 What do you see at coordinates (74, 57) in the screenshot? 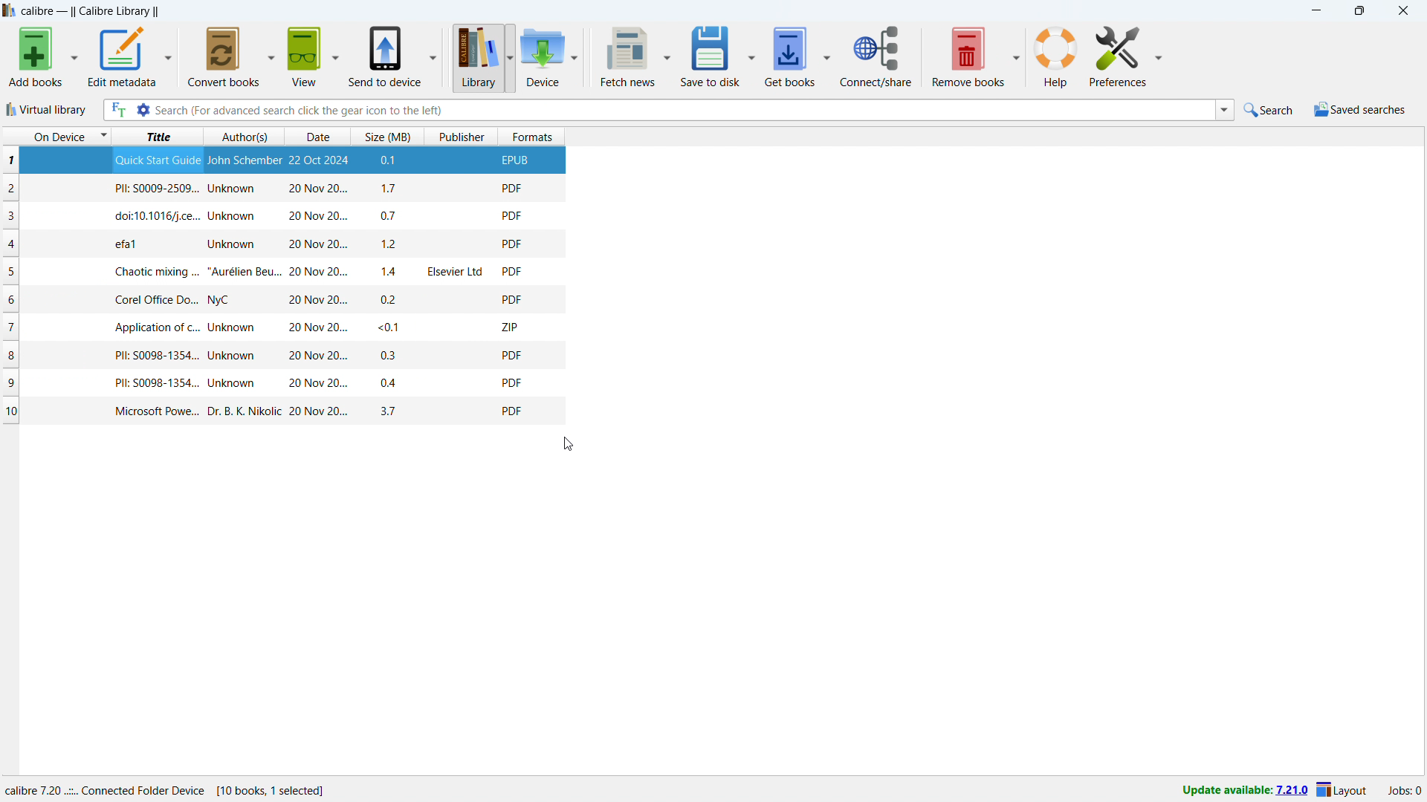
I see `add books options` at bounding box center [74, 57].